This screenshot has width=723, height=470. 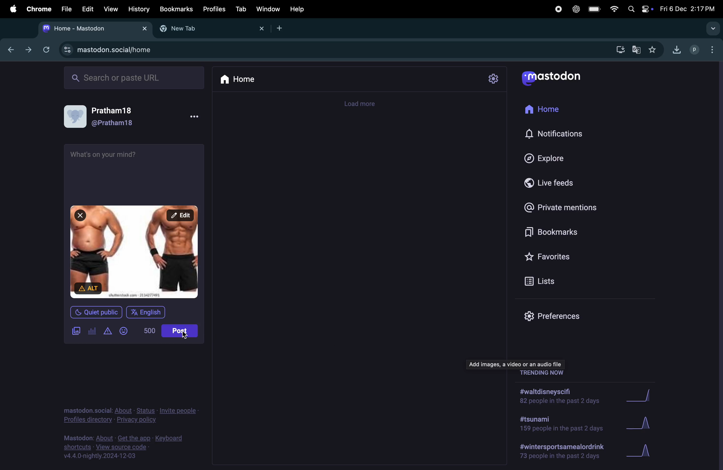 I want to click on tab, so click(x=240, y=9).